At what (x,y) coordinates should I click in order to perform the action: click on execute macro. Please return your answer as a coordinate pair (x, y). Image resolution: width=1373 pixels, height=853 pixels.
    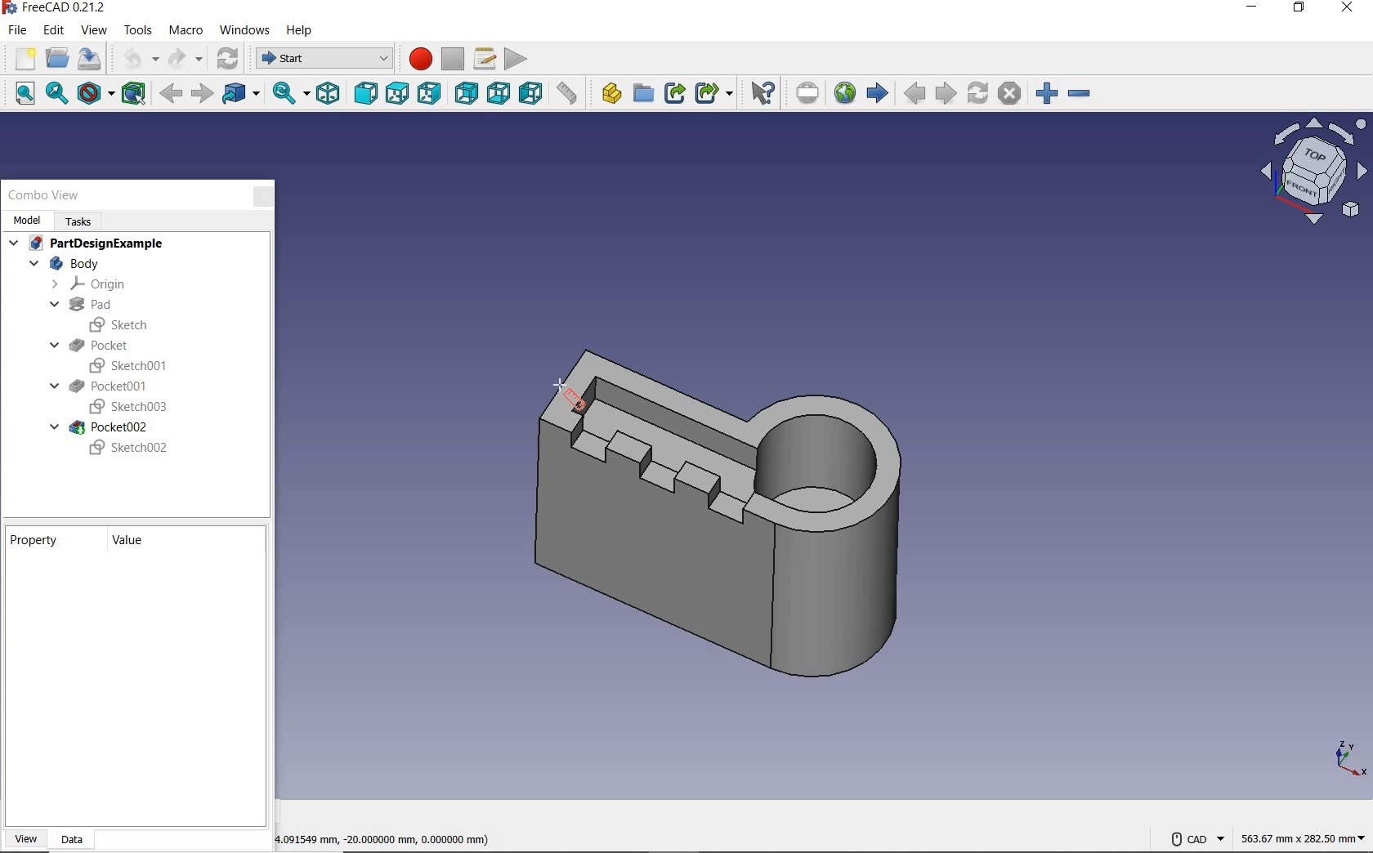
    Looking at the image, I should click on (517, 59).